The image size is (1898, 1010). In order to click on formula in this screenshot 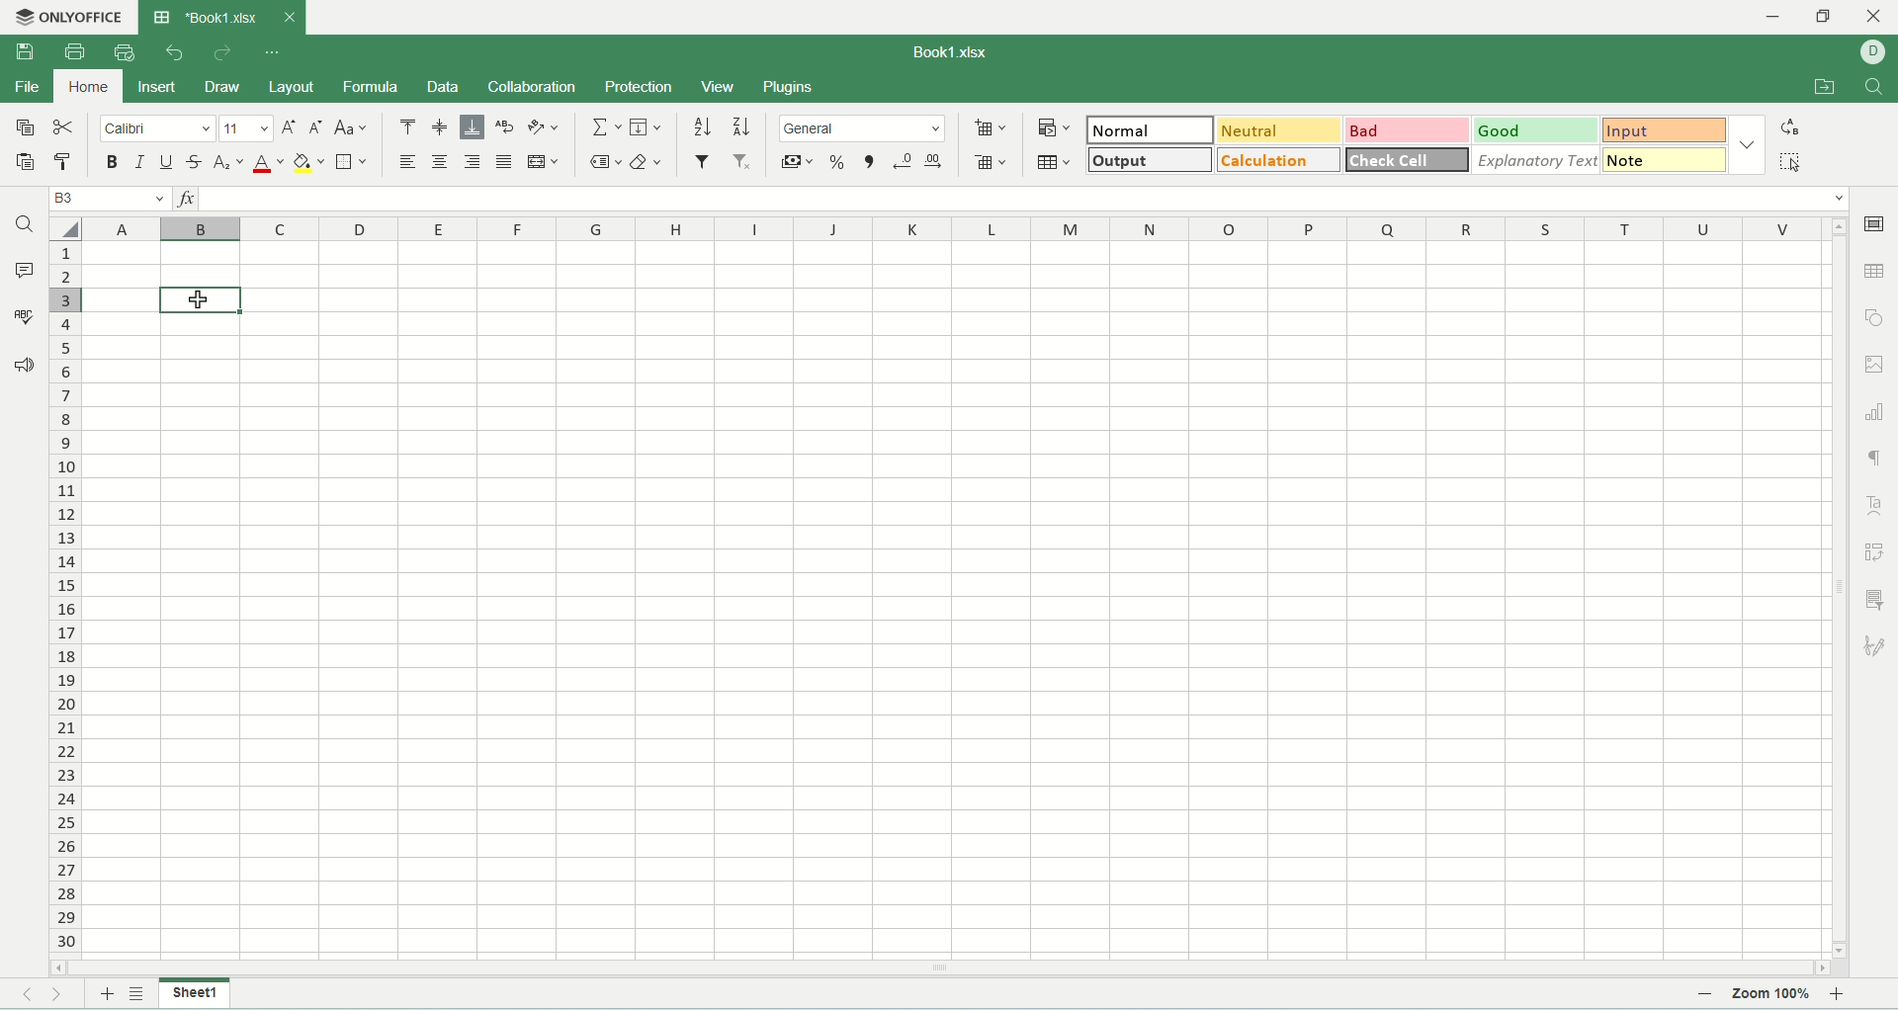, I will do `click(368, 87)`.